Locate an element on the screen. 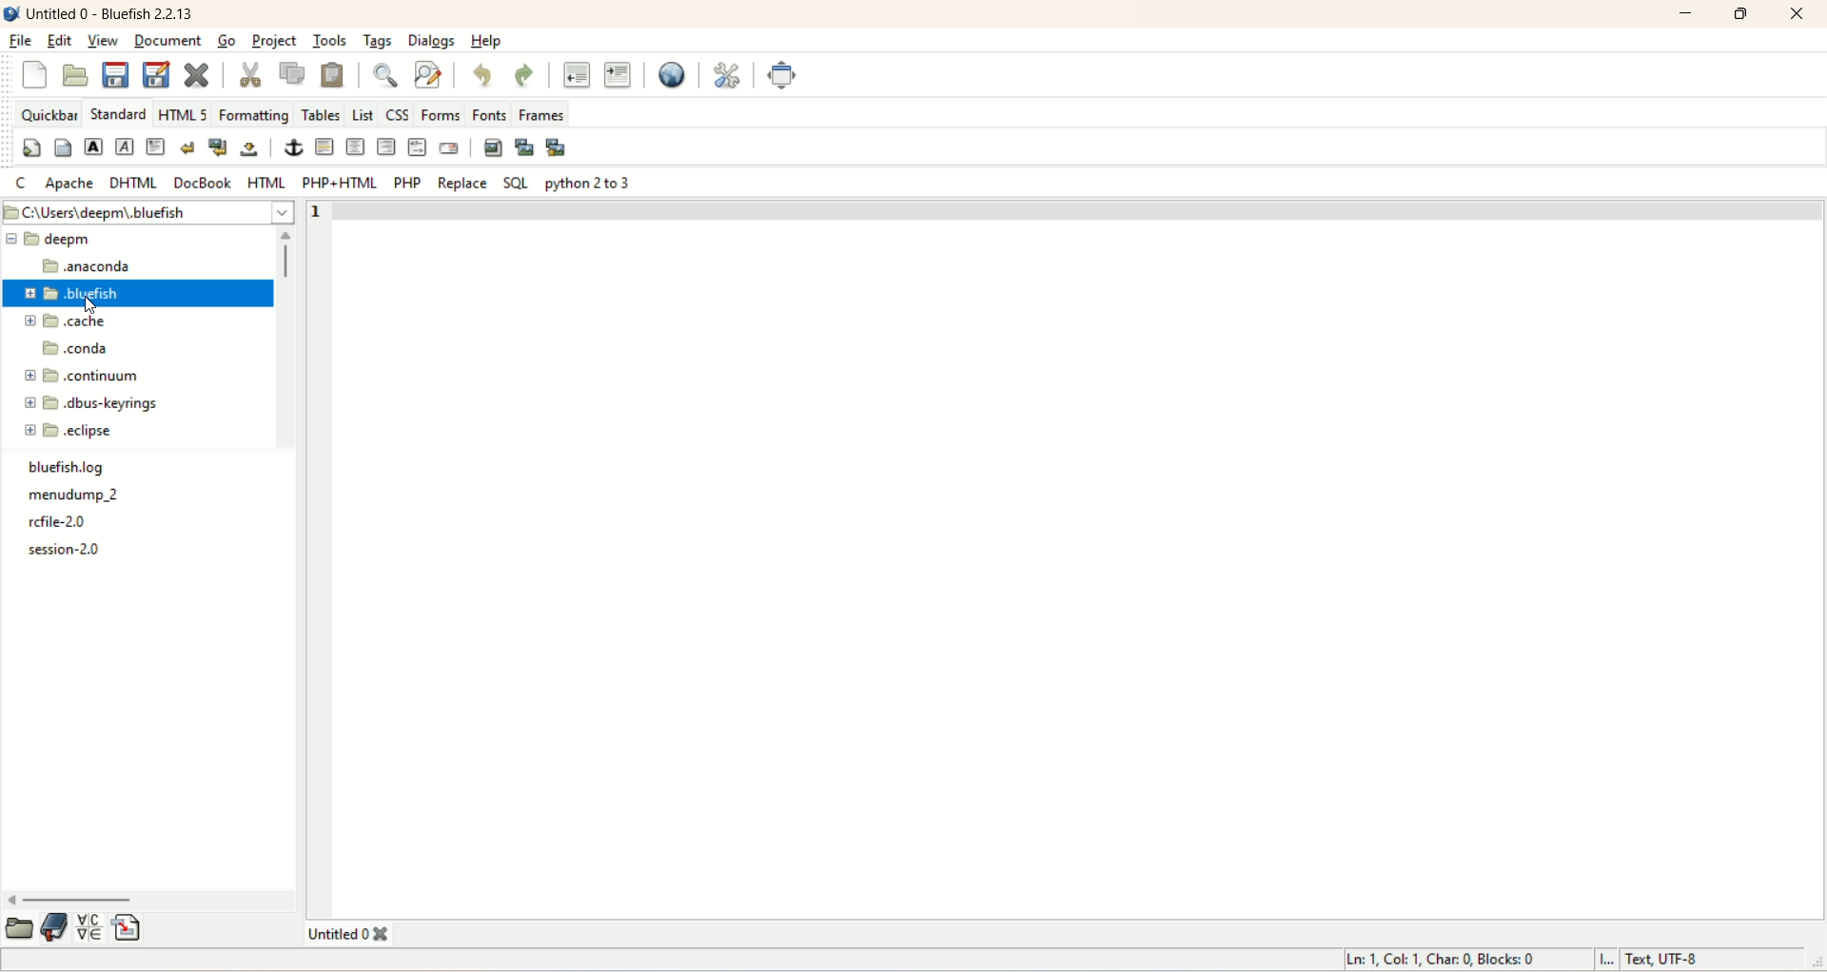  fullscreen is located at coordinates (782, 73).